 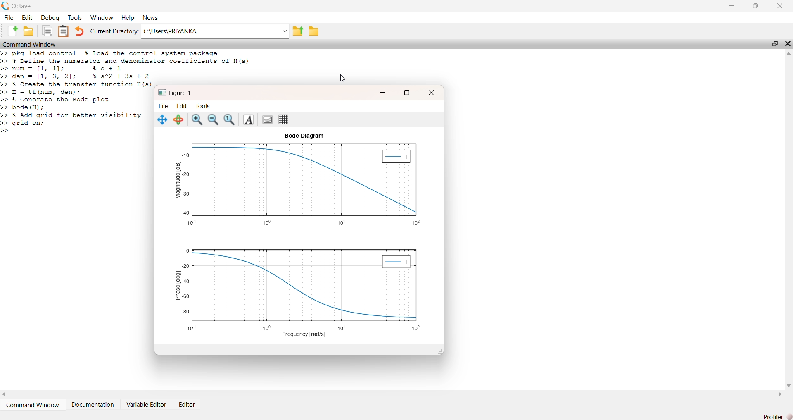 I want to click on Automatic limits for current axes, so click(x=230, y=120).